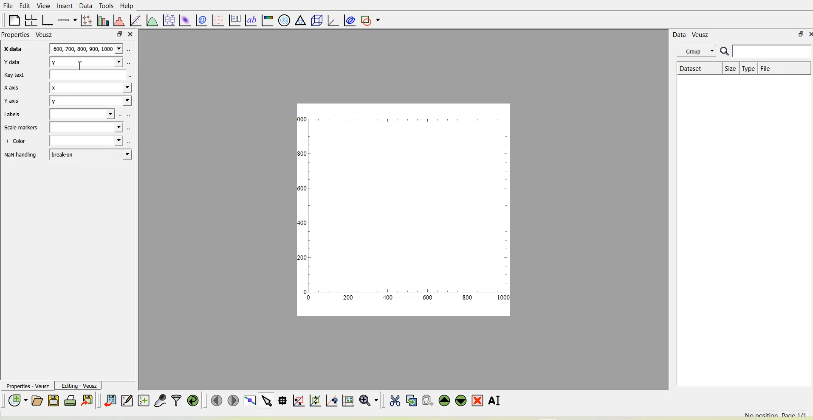 This screenshot has height=420, width=813. What do you see at coordinates (429, 297) in the screenshot?
I see `600` at bounding box center [429, 297].